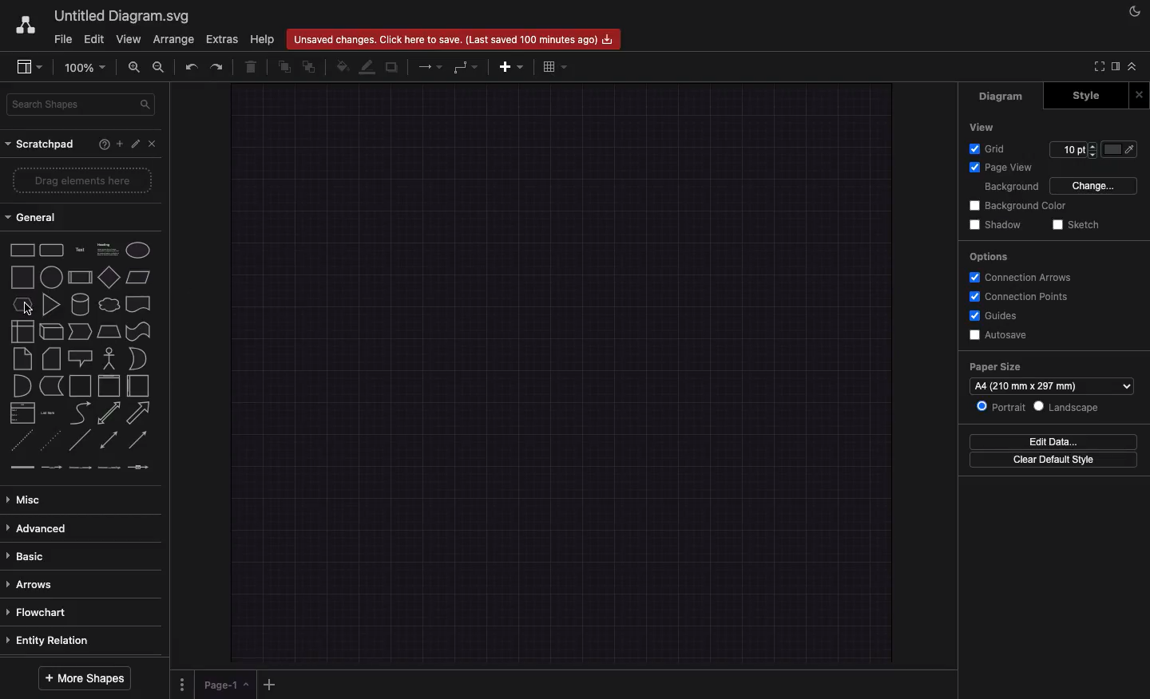 Image resolution: width=1150 pixels, height=699 pixels. Describe the element at coordinates (30, 312) in the screenshot. I see `Cursor` at that location.